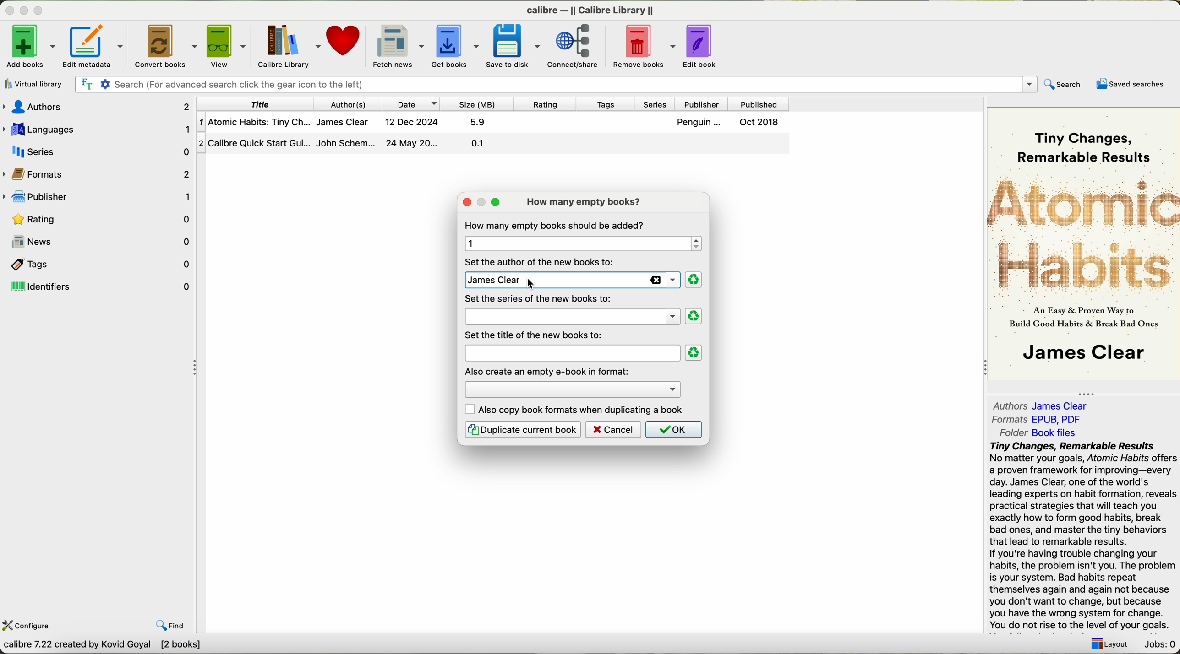 The width and height of the screenshot is (1180, 654). Describe the element at coordinates (613, 429) in the screenshot. I see `cancel button` at that location.